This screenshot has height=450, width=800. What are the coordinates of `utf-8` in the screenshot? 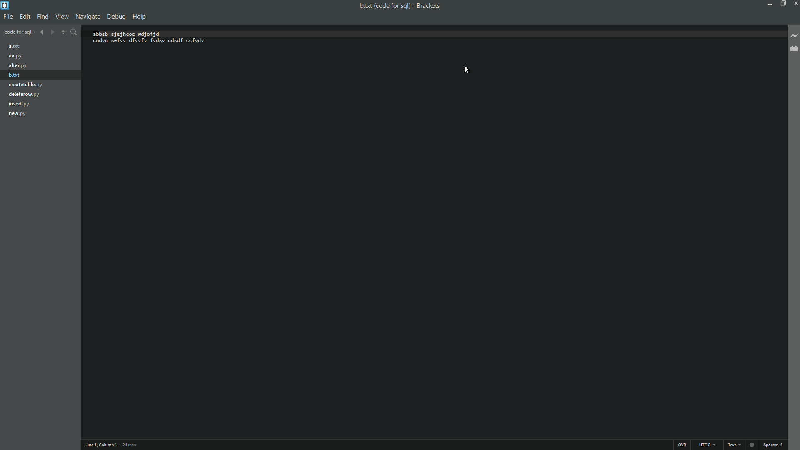 It's located at (706, 444).